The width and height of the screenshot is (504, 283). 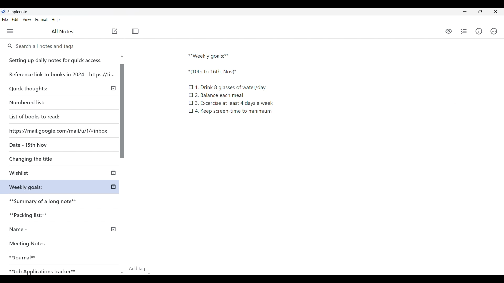 I want to click on published, so click(x=113, y=187).